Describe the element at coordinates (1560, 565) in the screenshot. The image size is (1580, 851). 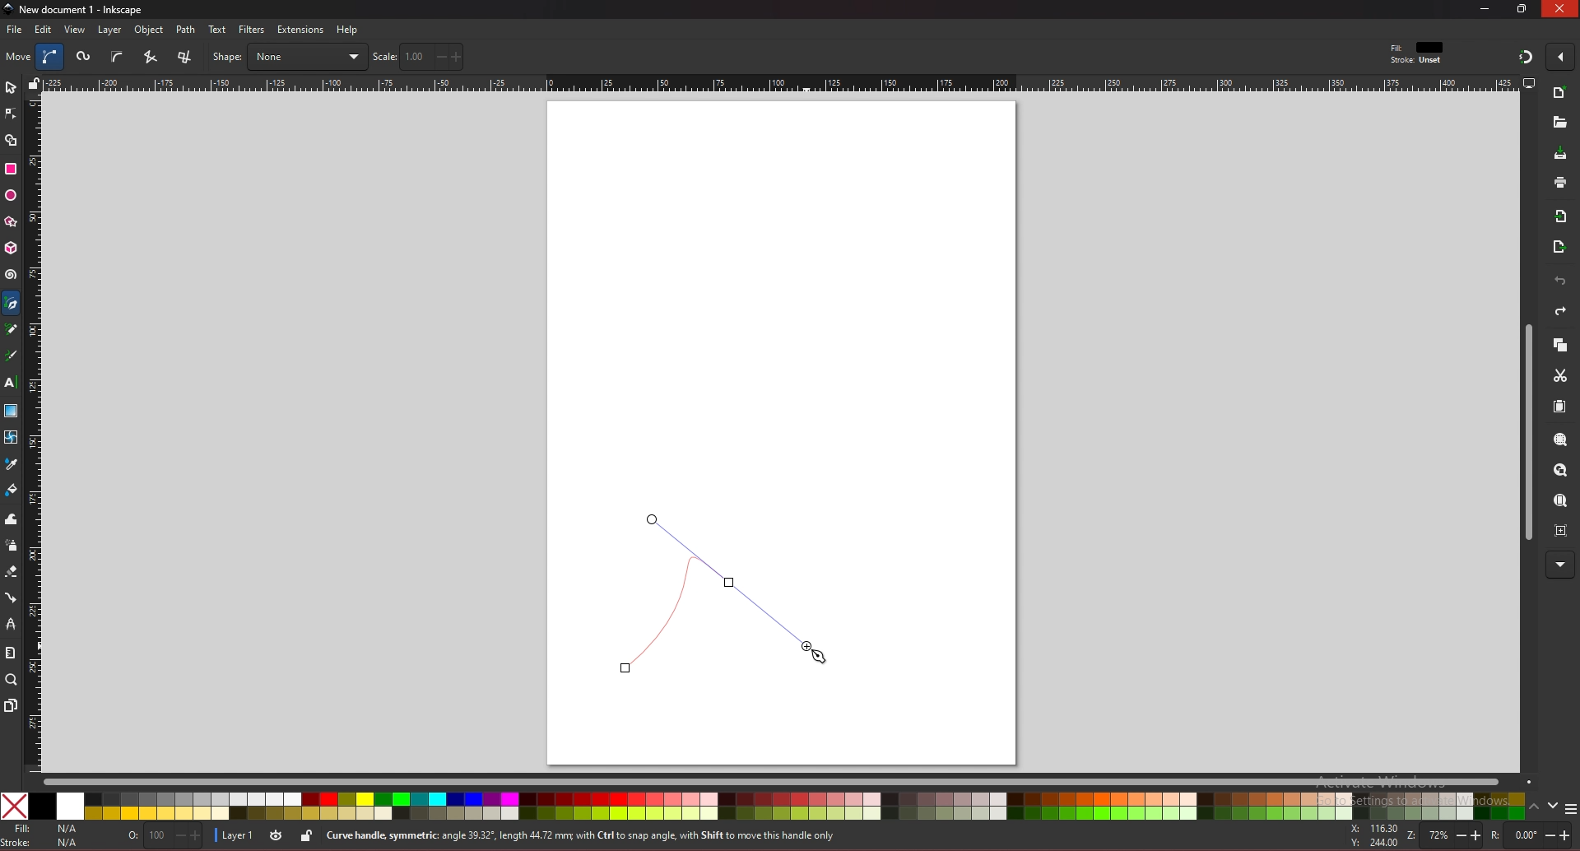
I see `more` at that location.